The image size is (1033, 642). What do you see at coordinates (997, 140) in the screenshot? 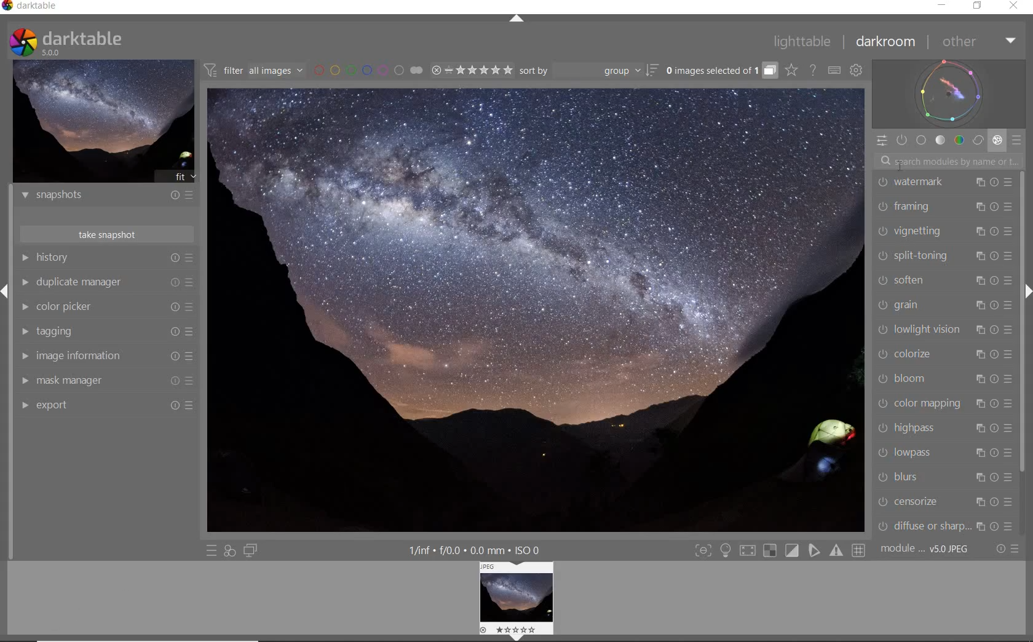
I see `EFFECT` at bounding box center [997, 140].